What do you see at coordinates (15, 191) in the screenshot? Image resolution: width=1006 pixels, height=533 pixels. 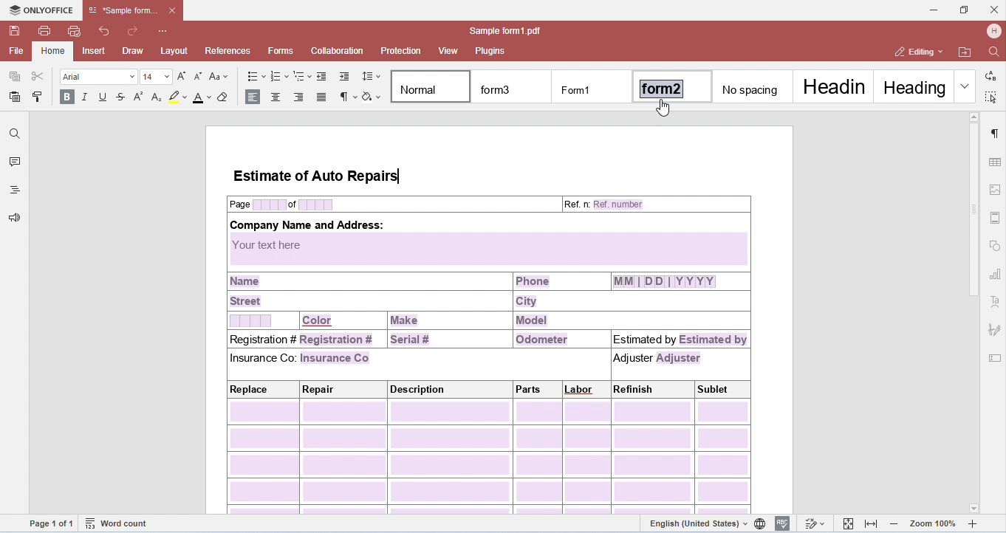 I see `headings` at bounding box center [15, 191].